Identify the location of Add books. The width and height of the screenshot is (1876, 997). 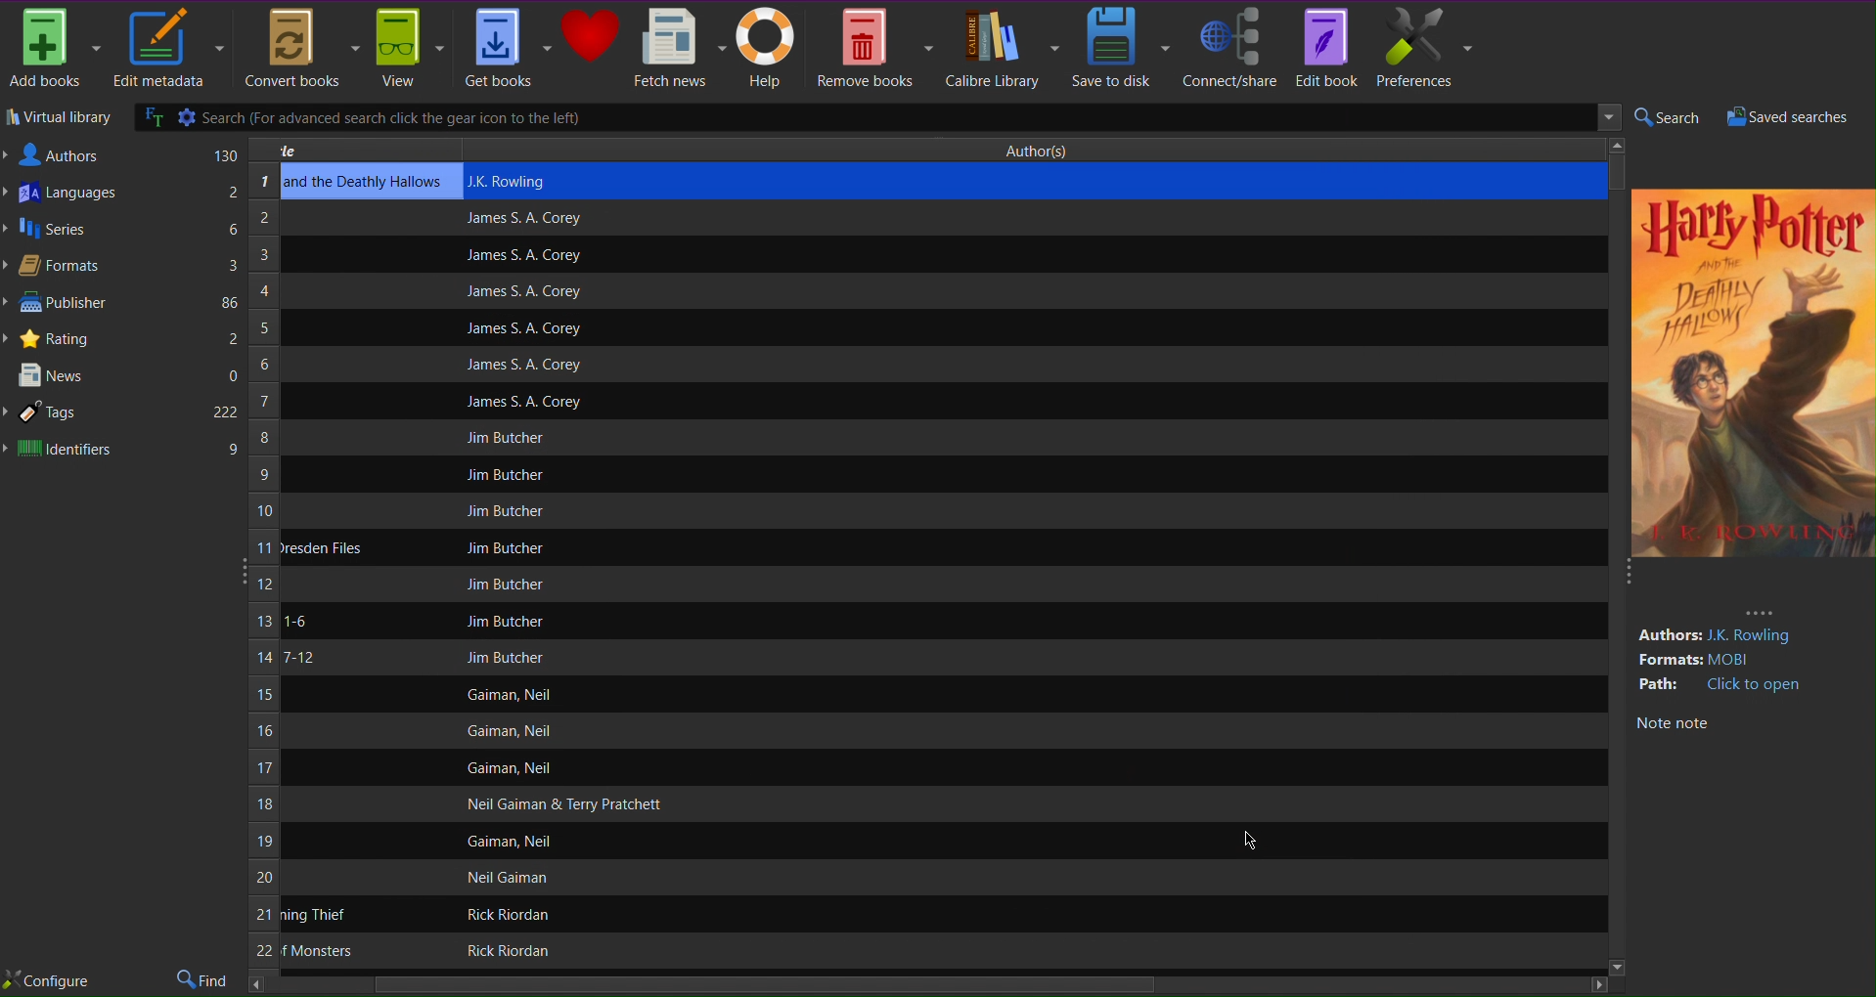
(54, 49).